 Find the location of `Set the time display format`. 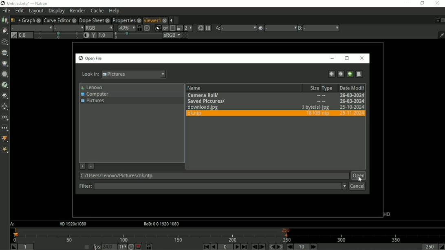

Set the time display format is located at coordinates (122, 246).